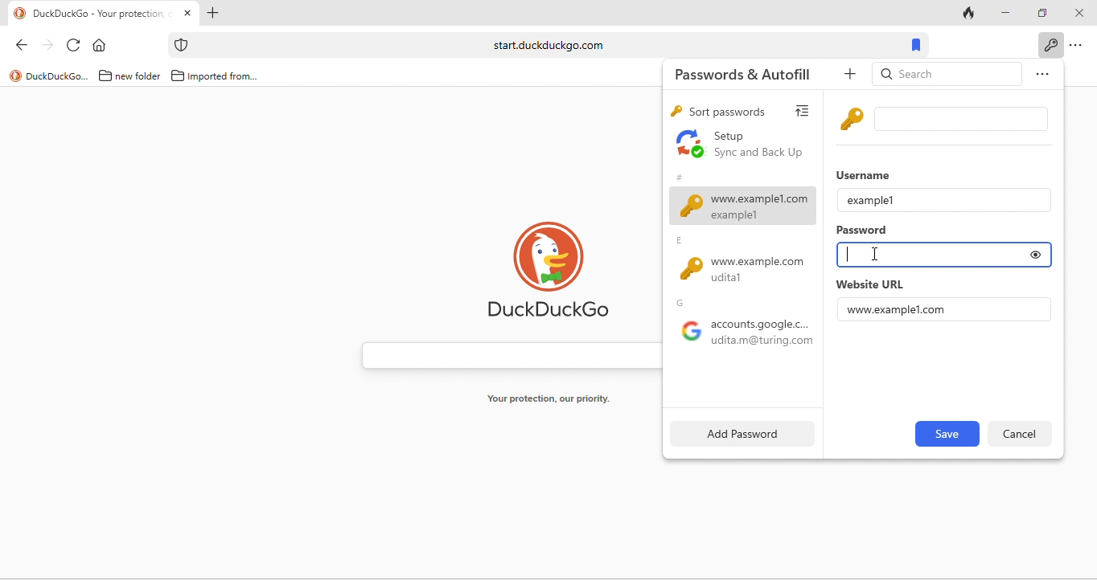 This screenshot has width=1097, height=580. Describe the element at coordinates (739, 433) in the screenshot. I see `add password` at that location.